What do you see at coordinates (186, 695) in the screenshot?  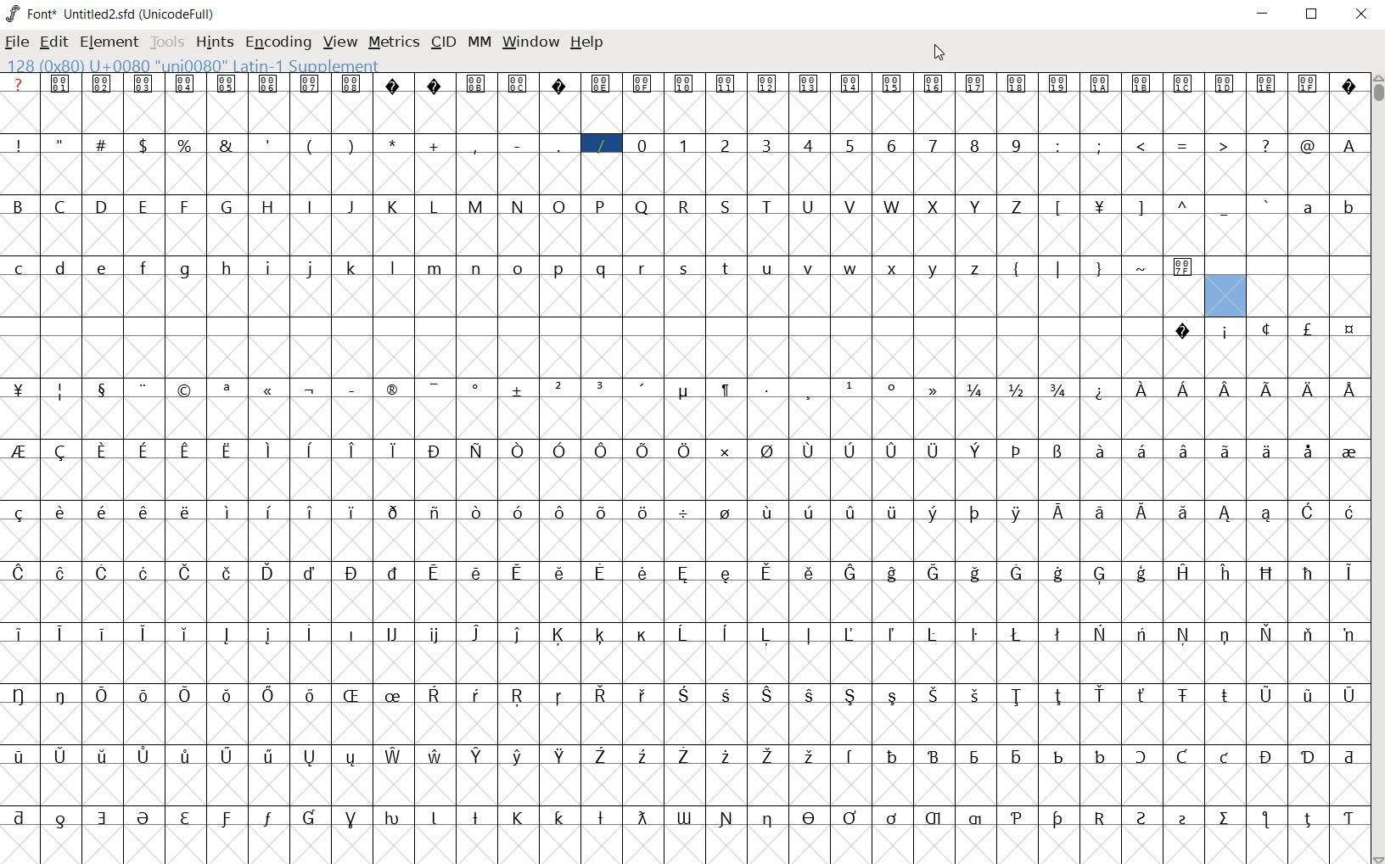 I see `glyph` at bounding box center [186, 695].